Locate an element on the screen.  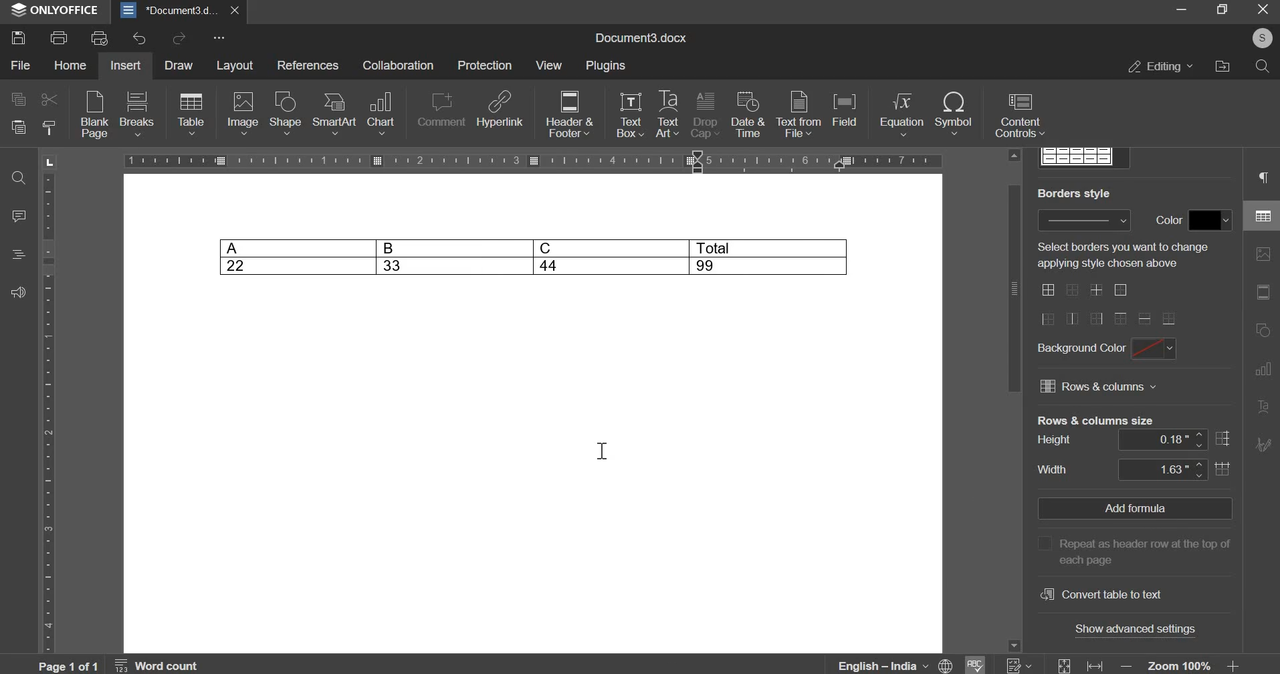
undo is located at coordinates (143, 39).